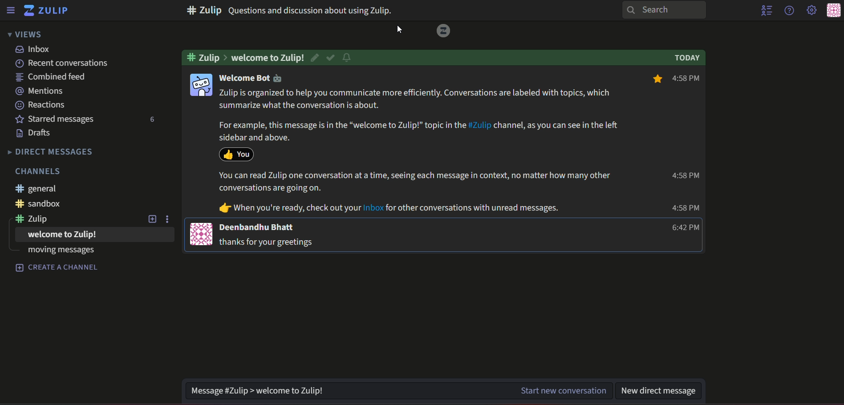  Describe the element at coordinates (667, 10) in the screenshot. I see `search bar` at that location.